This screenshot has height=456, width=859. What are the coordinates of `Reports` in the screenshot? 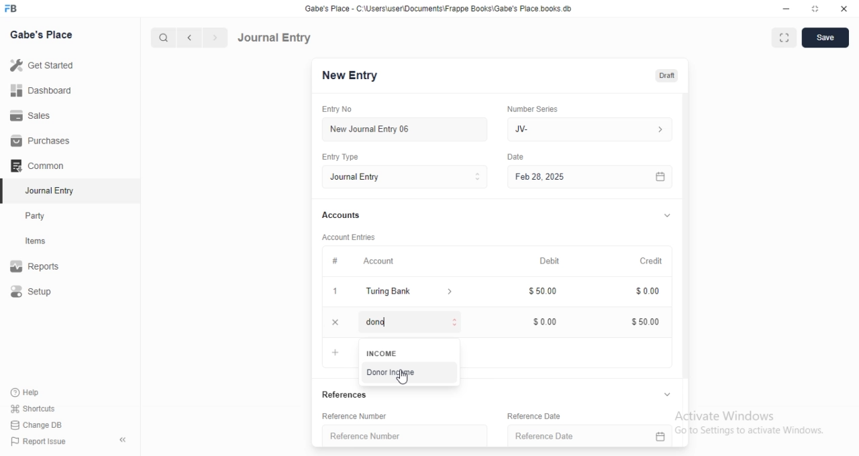 It's located at (44, 268).